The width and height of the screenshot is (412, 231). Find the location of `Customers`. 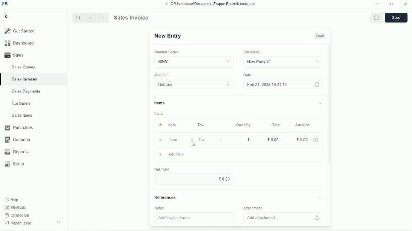

Customers is located at coordinates (22, 103).